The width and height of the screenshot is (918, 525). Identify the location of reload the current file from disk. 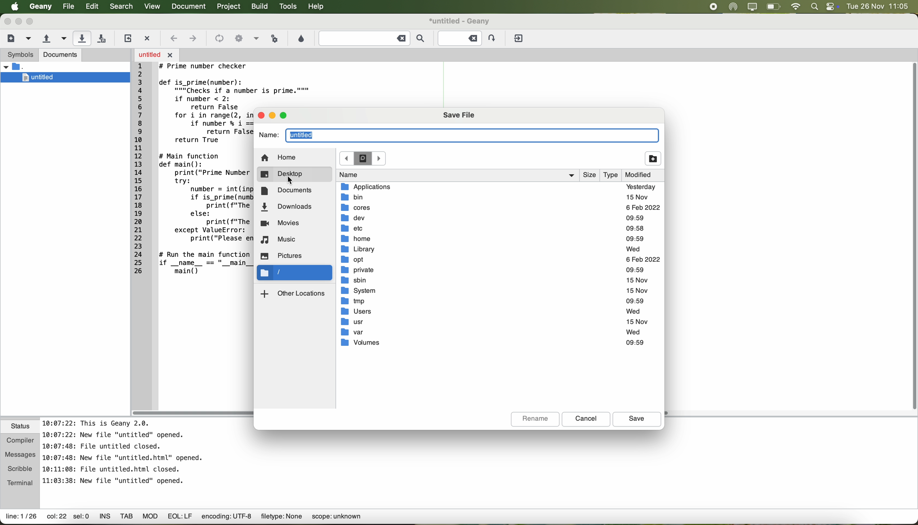
(127, 38).